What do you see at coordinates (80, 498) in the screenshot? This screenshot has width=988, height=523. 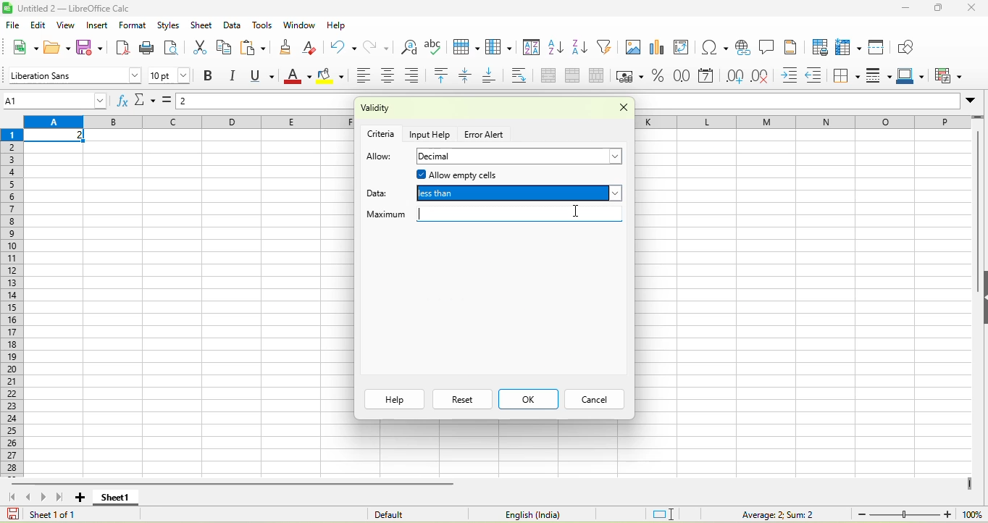 I see `add new sheet` at bounding box center [80, 498].